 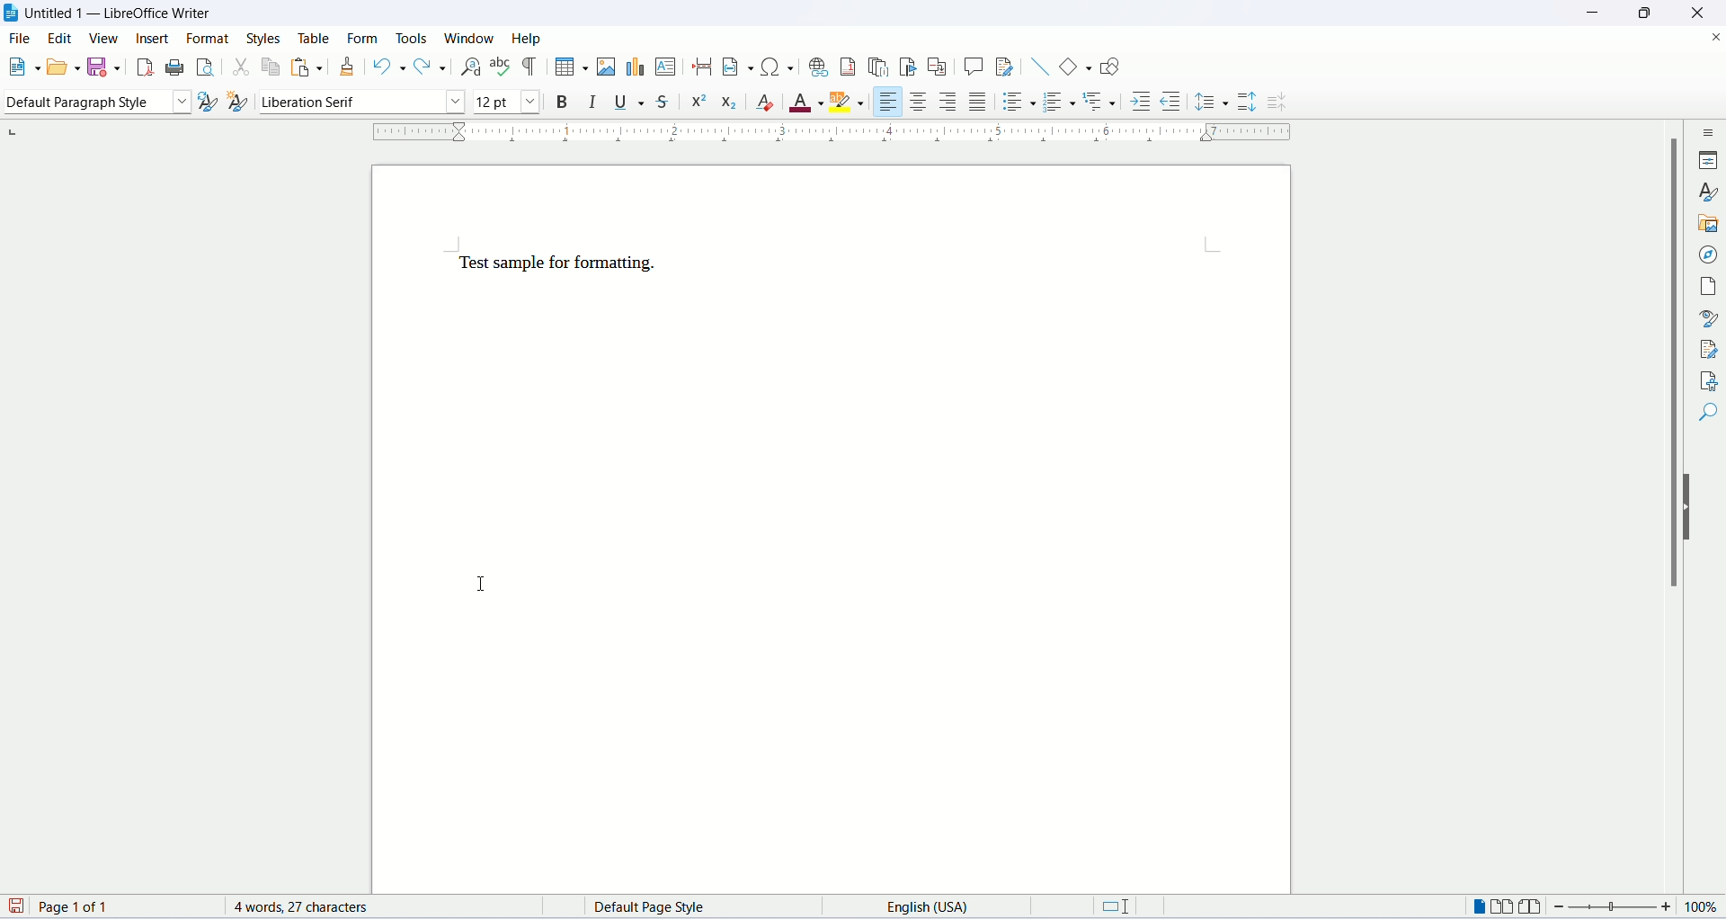 What do you see at coordinates (557, 101) in the screenshot?
I see `bold` at bounding box center [557, 101].